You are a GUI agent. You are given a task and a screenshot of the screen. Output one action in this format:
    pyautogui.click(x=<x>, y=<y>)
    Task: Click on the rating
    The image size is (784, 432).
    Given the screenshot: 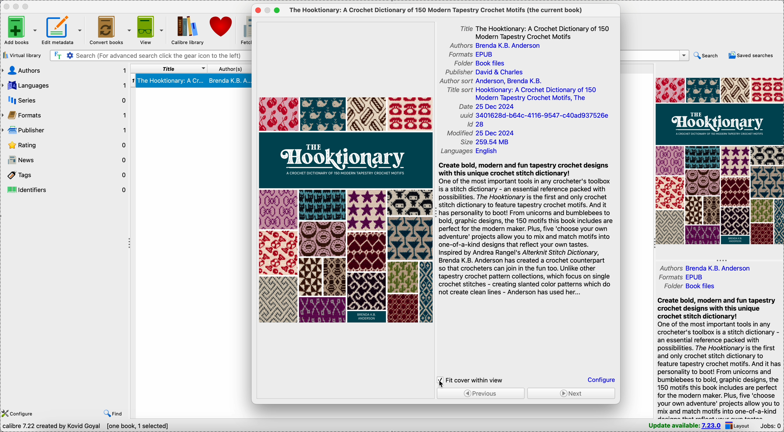 What is the action you would take?
    pyautogui.click(x=66, y=145)
    